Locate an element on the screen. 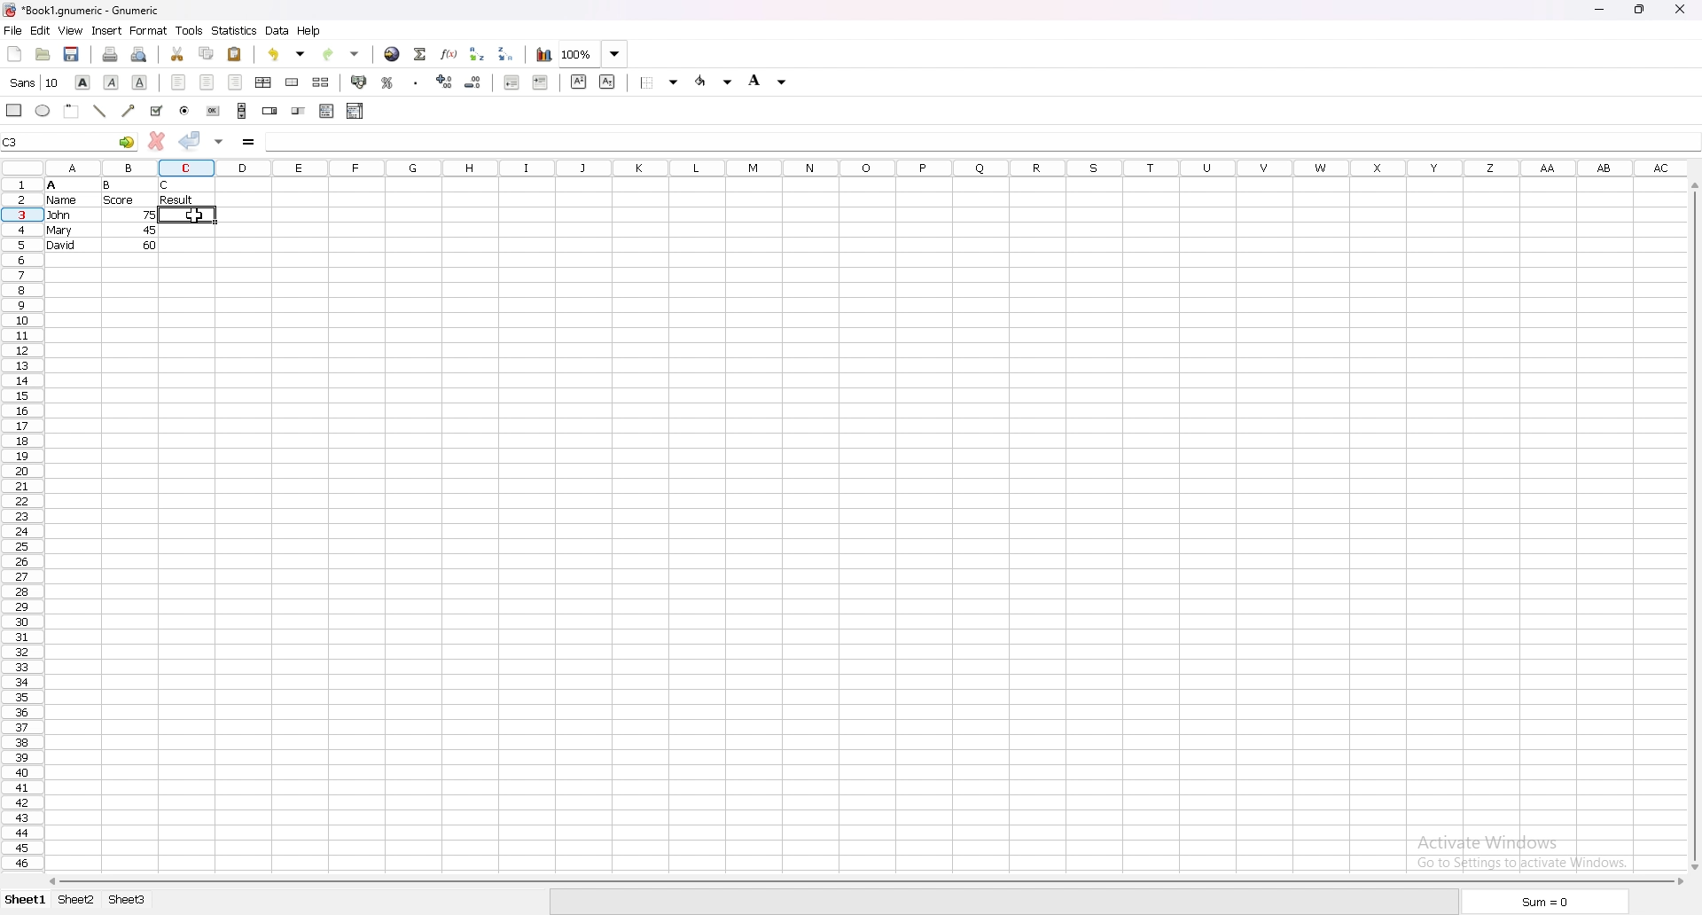 The height and width of the screenshot is (915, 1702). b is located at coordinates (107, 185).